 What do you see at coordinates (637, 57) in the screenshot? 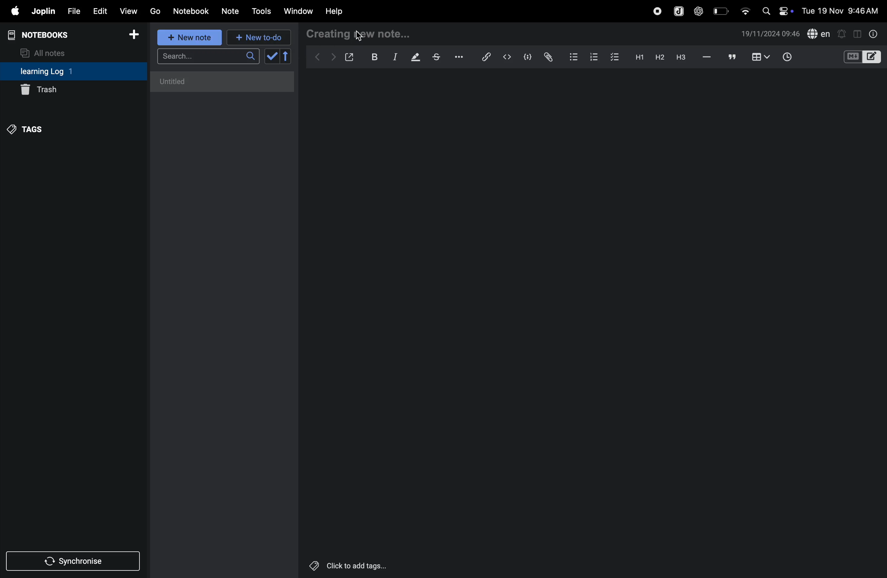
I see `h1` at bounding box center [637, 57].